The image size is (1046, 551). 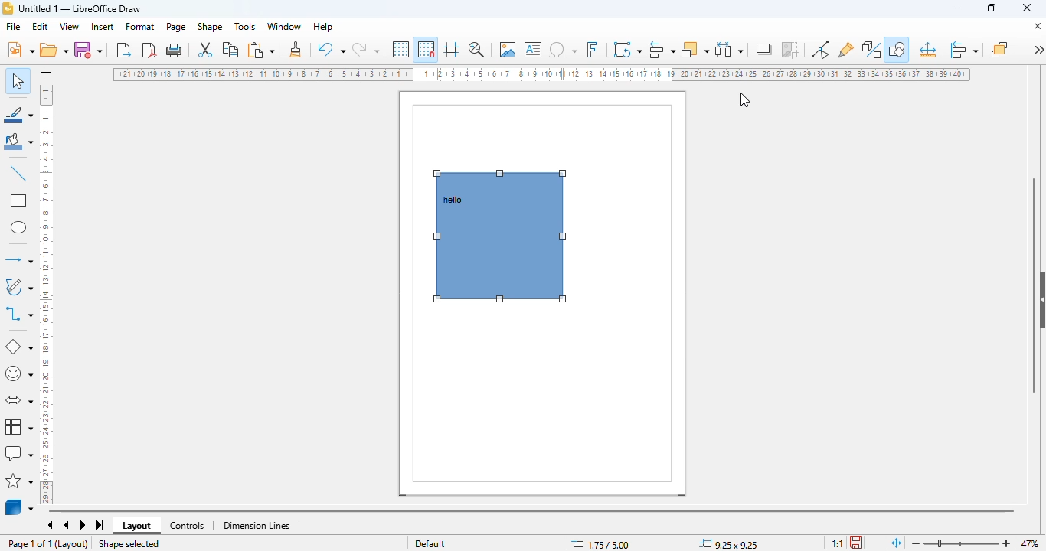 I want to click on connectors, so click(x=19, y=314).